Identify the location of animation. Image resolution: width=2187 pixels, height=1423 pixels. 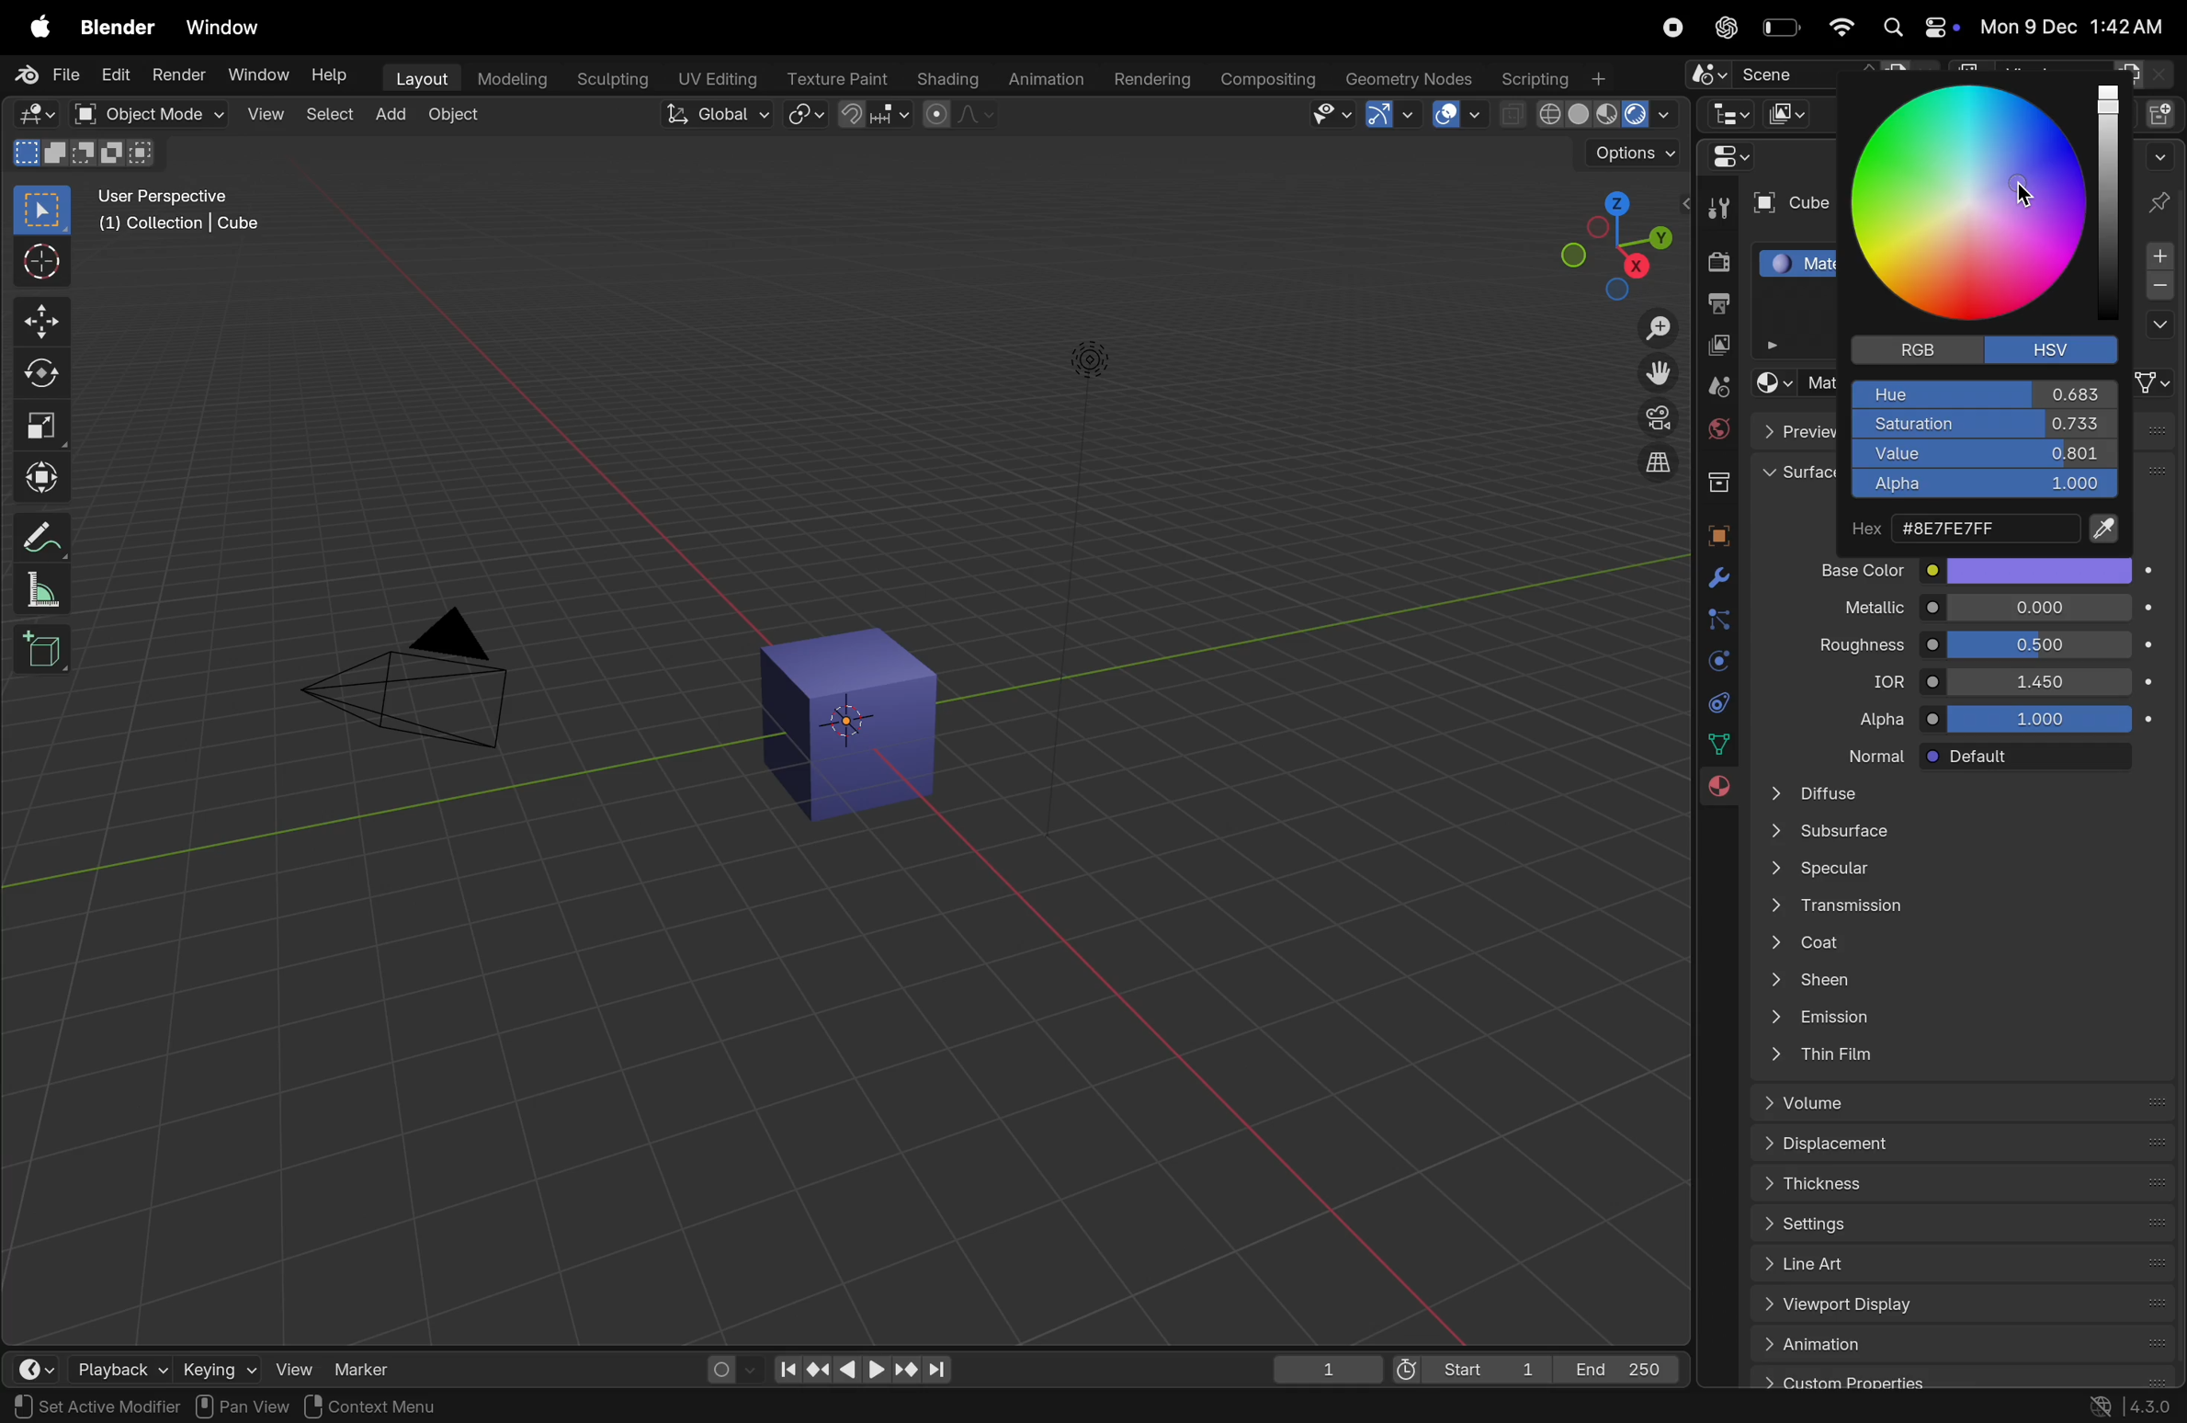
(1045, 81).